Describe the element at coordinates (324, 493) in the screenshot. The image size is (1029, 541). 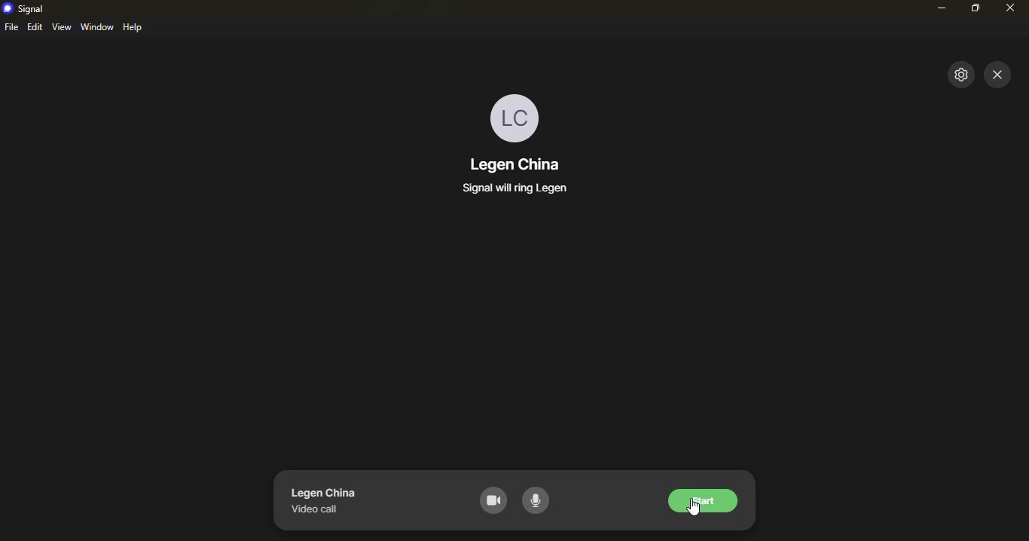
I see `Legen China` at that location.